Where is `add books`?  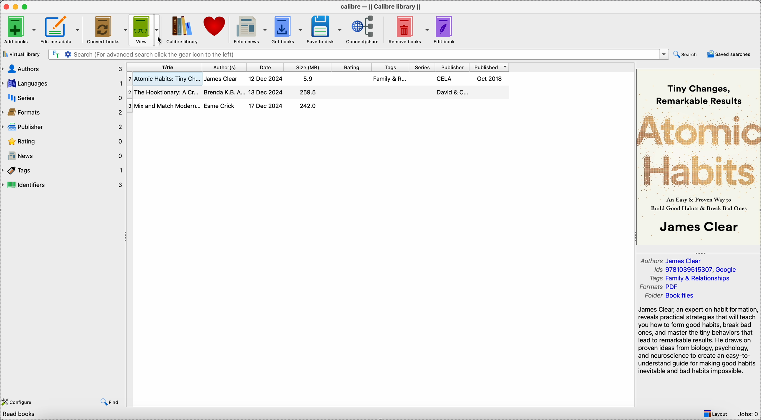
add books is located at coordinates (19, 29).